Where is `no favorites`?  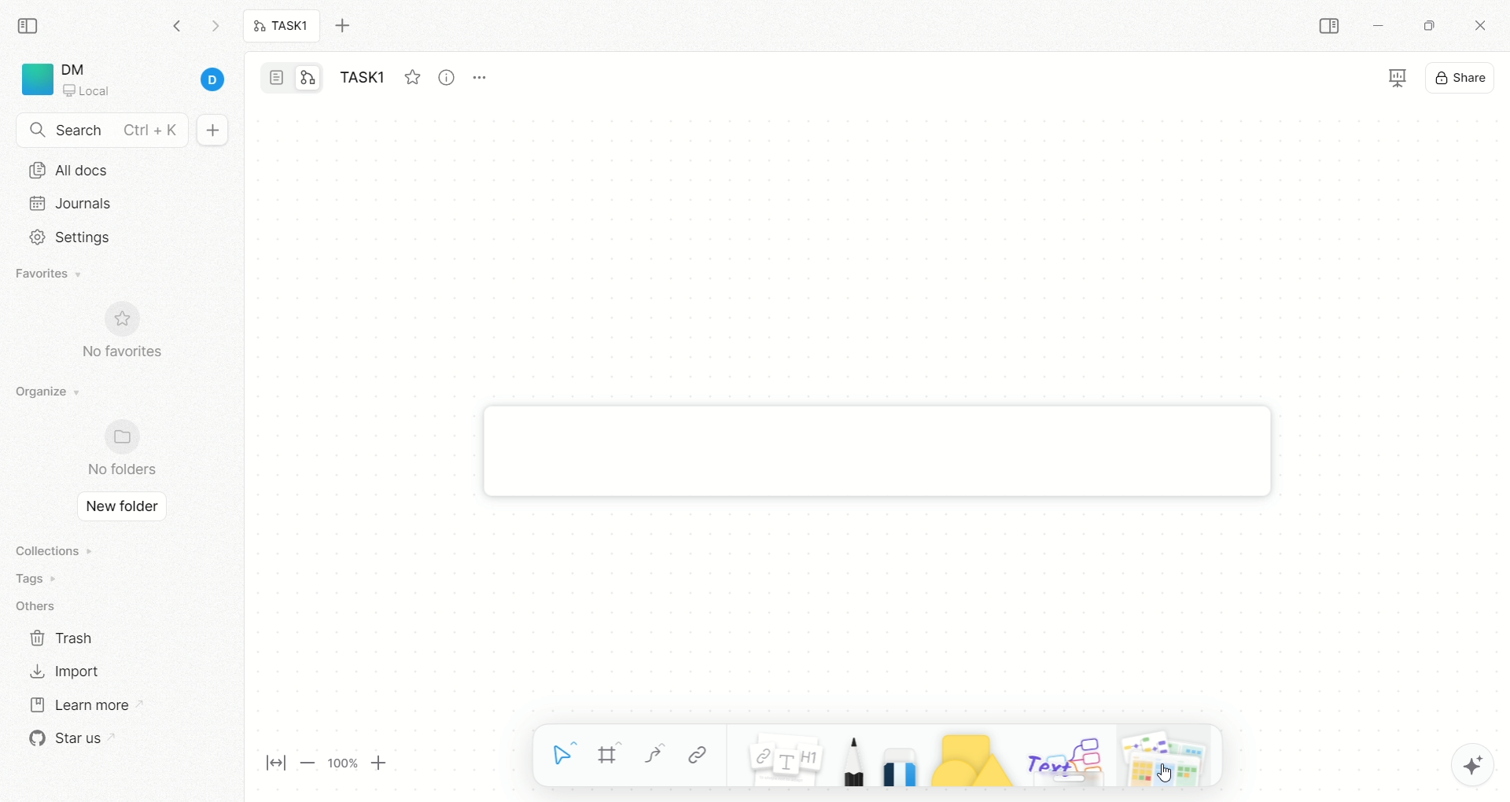 no favorites is located at coordinates (130, 340).